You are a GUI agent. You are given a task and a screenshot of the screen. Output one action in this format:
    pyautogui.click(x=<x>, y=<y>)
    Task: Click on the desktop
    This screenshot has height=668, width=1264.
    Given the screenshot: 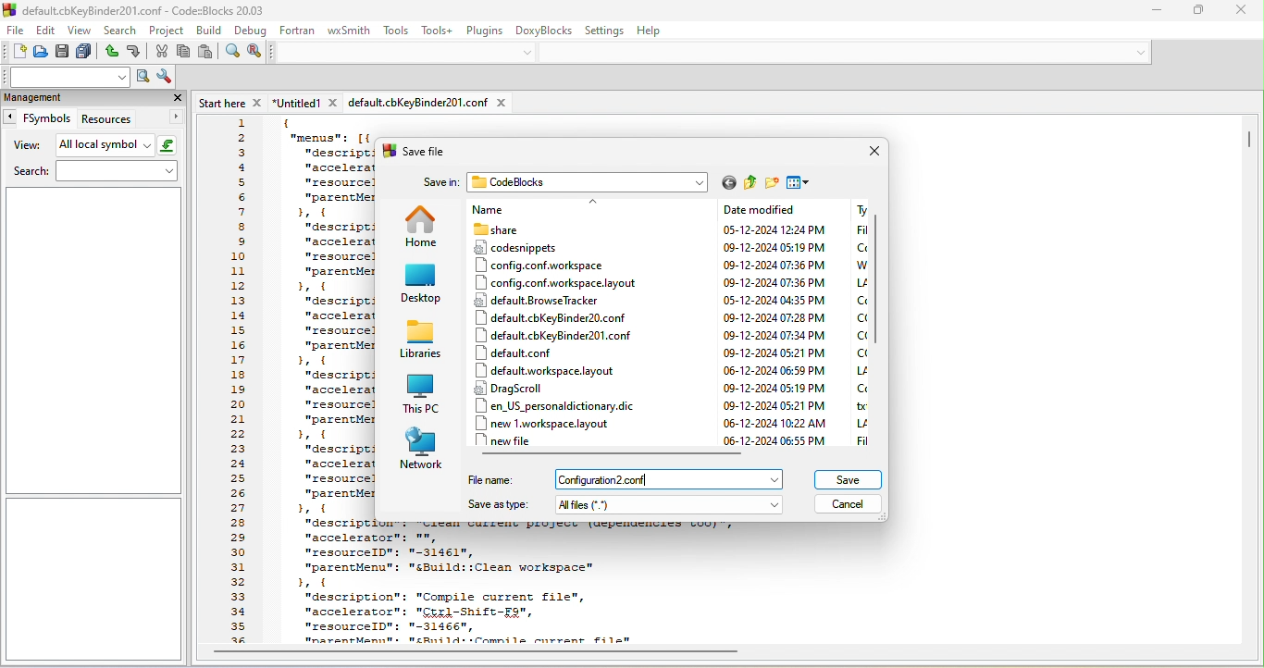 What is the action you would take?
    pyautogui.click(x=422, y=285)
    